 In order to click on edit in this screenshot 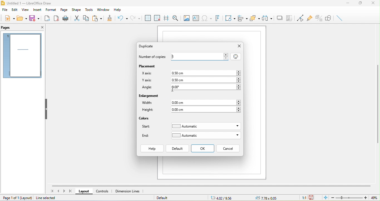, I will do `click(15, 10)`.